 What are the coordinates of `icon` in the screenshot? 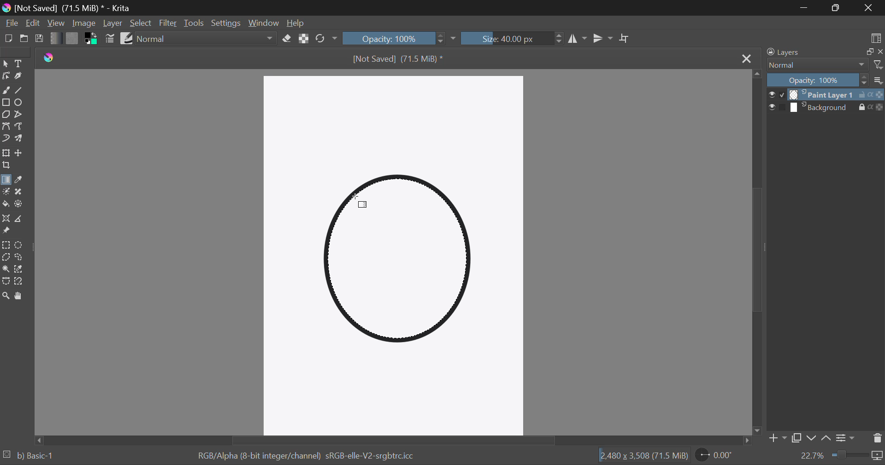 It's located at (879, 457).